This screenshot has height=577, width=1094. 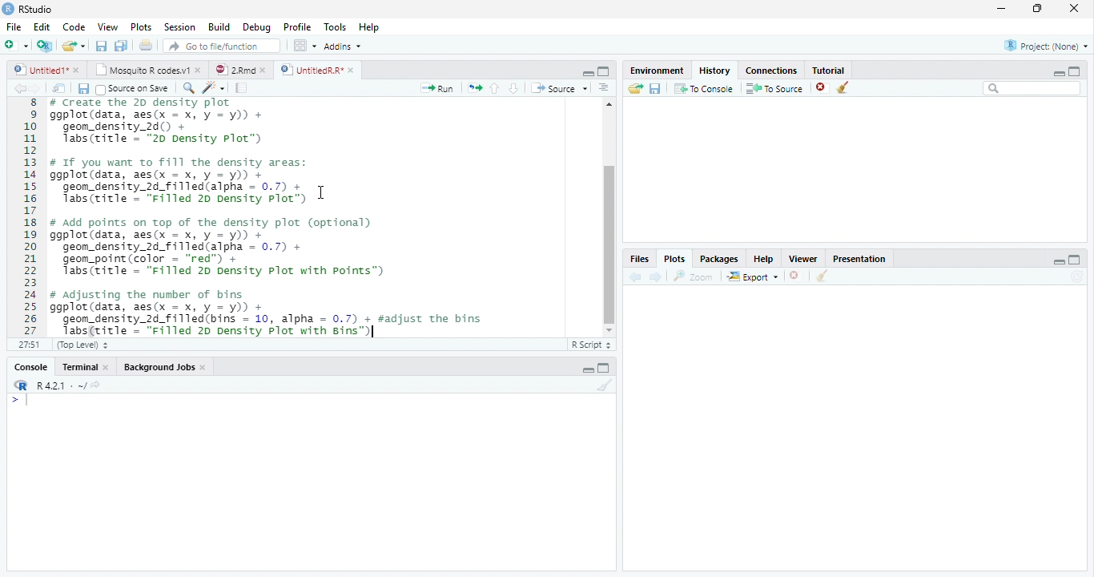 What do you see at coordinates (633, 89) in the screenshot?
I see `Load workspace` at bounding box center [633, 89].